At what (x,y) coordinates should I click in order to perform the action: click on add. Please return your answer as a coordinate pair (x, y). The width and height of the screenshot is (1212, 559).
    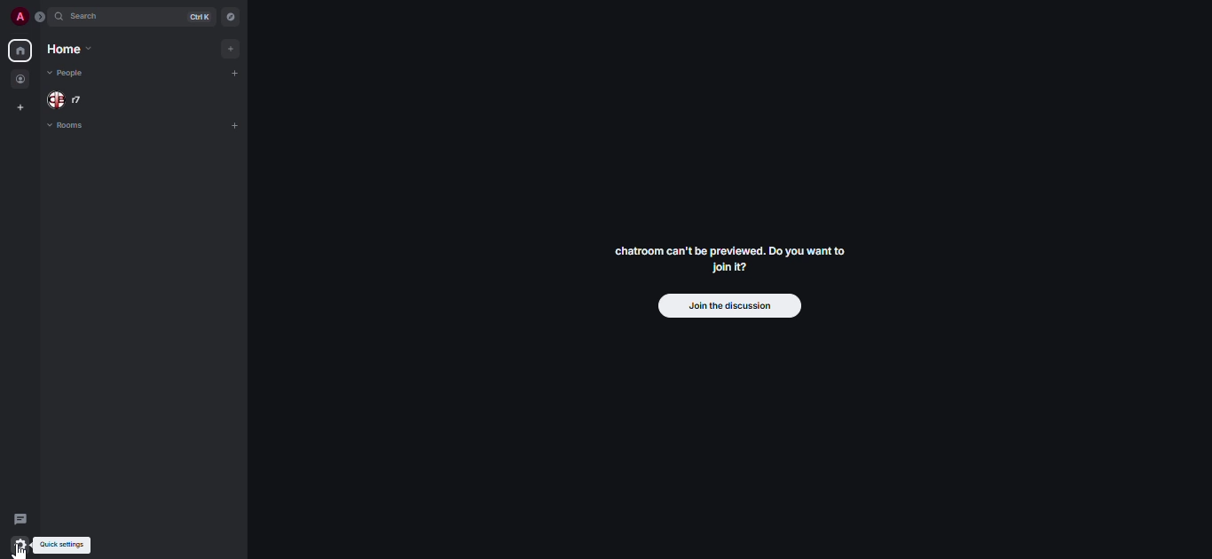
    Looking at the image, I should click on (236, 48).